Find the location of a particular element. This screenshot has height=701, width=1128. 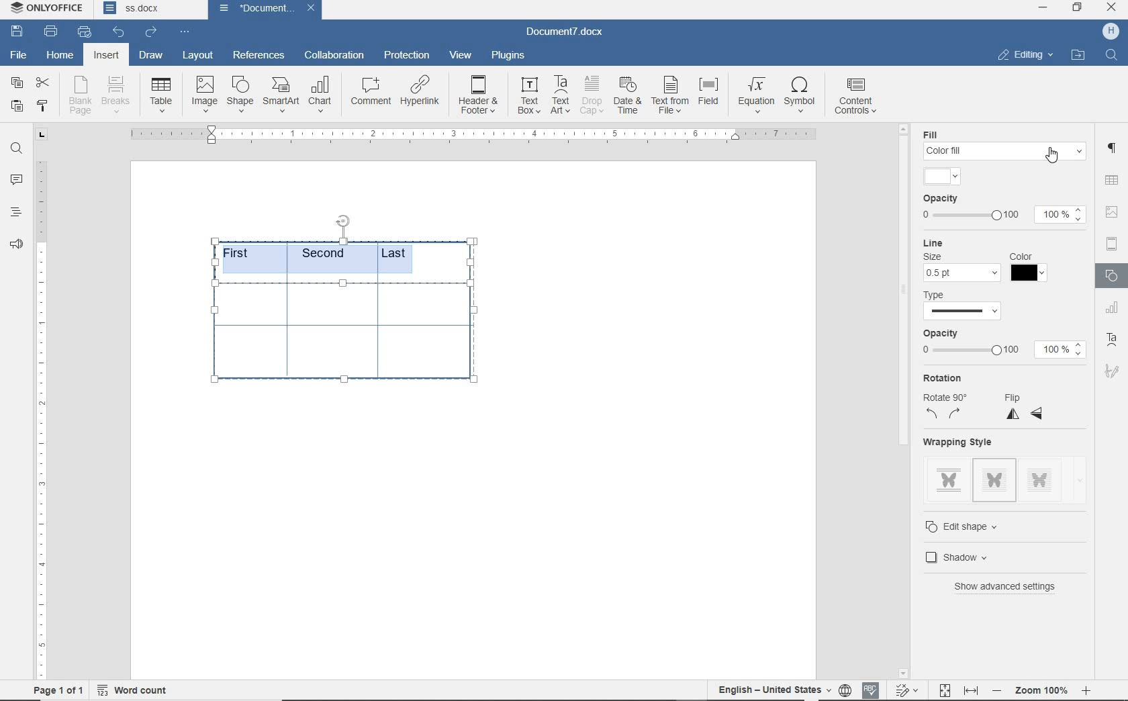

page 1 of 1 is located at coordinates (56, 688).